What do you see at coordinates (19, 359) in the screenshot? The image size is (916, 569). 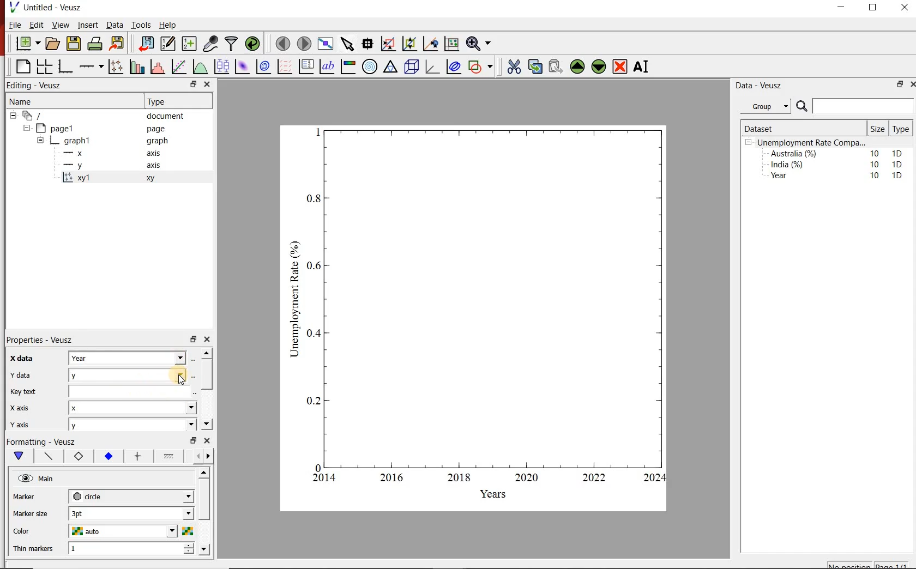 I see `x data` at bounding box center [19, 359].